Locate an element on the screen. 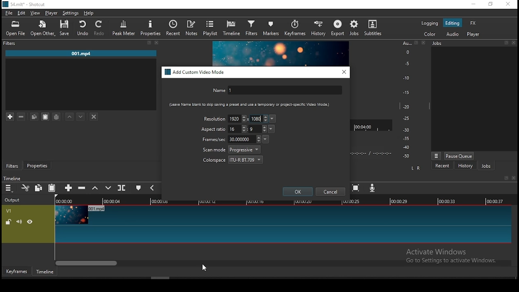  hide video track is located at coordinates (30, 221).